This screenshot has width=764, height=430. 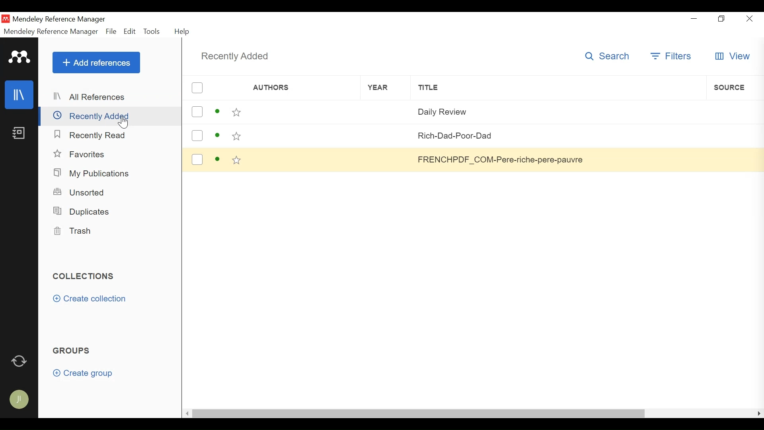 What do you see at coordinates (95, 63) in the screenshot?
I see `Add Reference` at bounding box center [95, 63].